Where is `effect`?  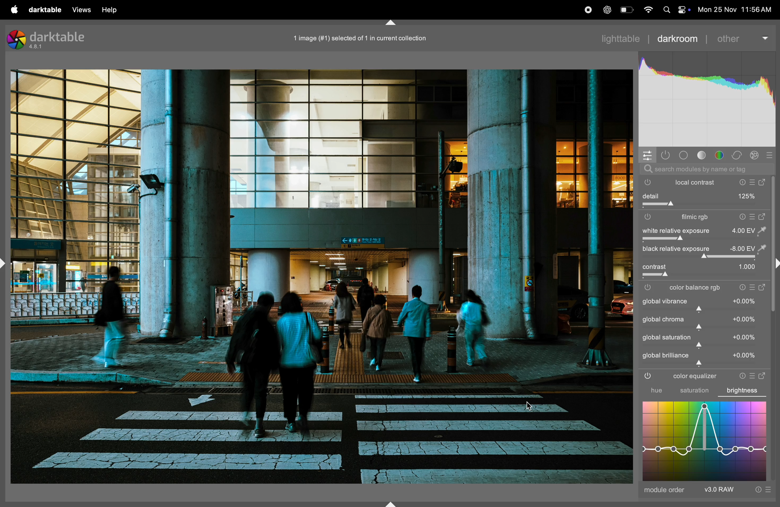
effect is located at coordinates (754, 155).